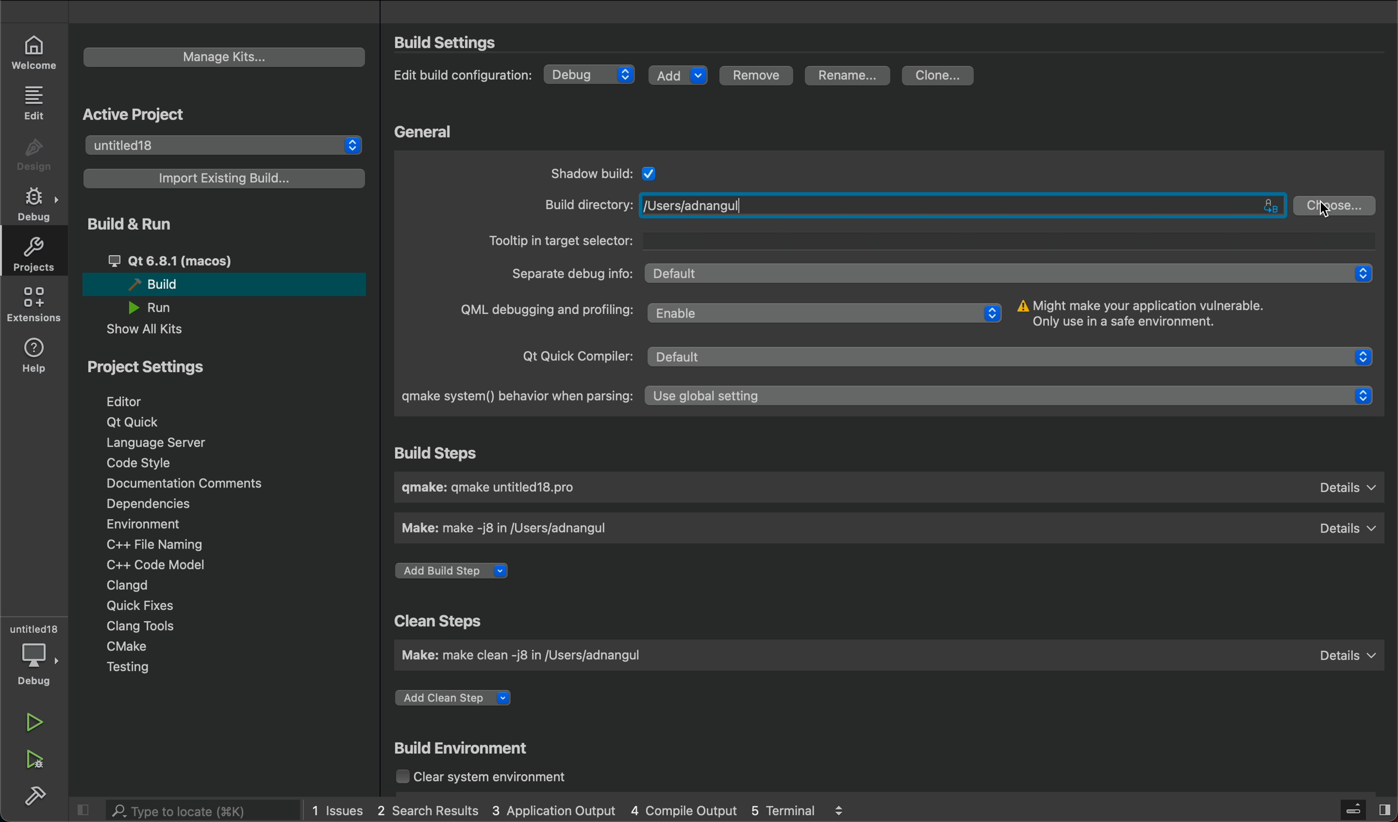 Image resolution: width=1398 pixels, height=822 pixels. Describe the element at coordinates (87, 810) in the screenshot. I see `close slidebar` at that location.